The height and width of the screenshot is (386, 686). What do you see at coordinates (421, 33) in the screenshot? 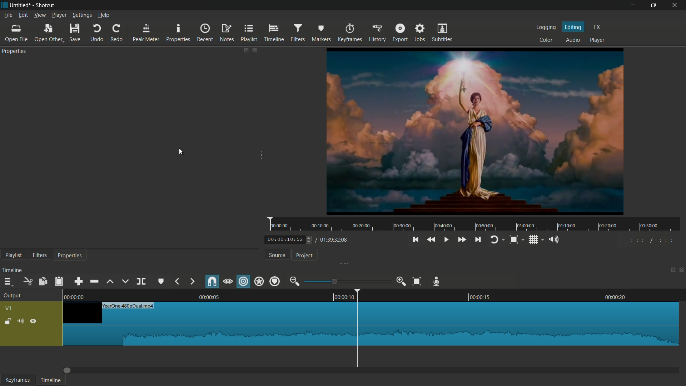
I see `jobs` at bounding box center [421, 33].